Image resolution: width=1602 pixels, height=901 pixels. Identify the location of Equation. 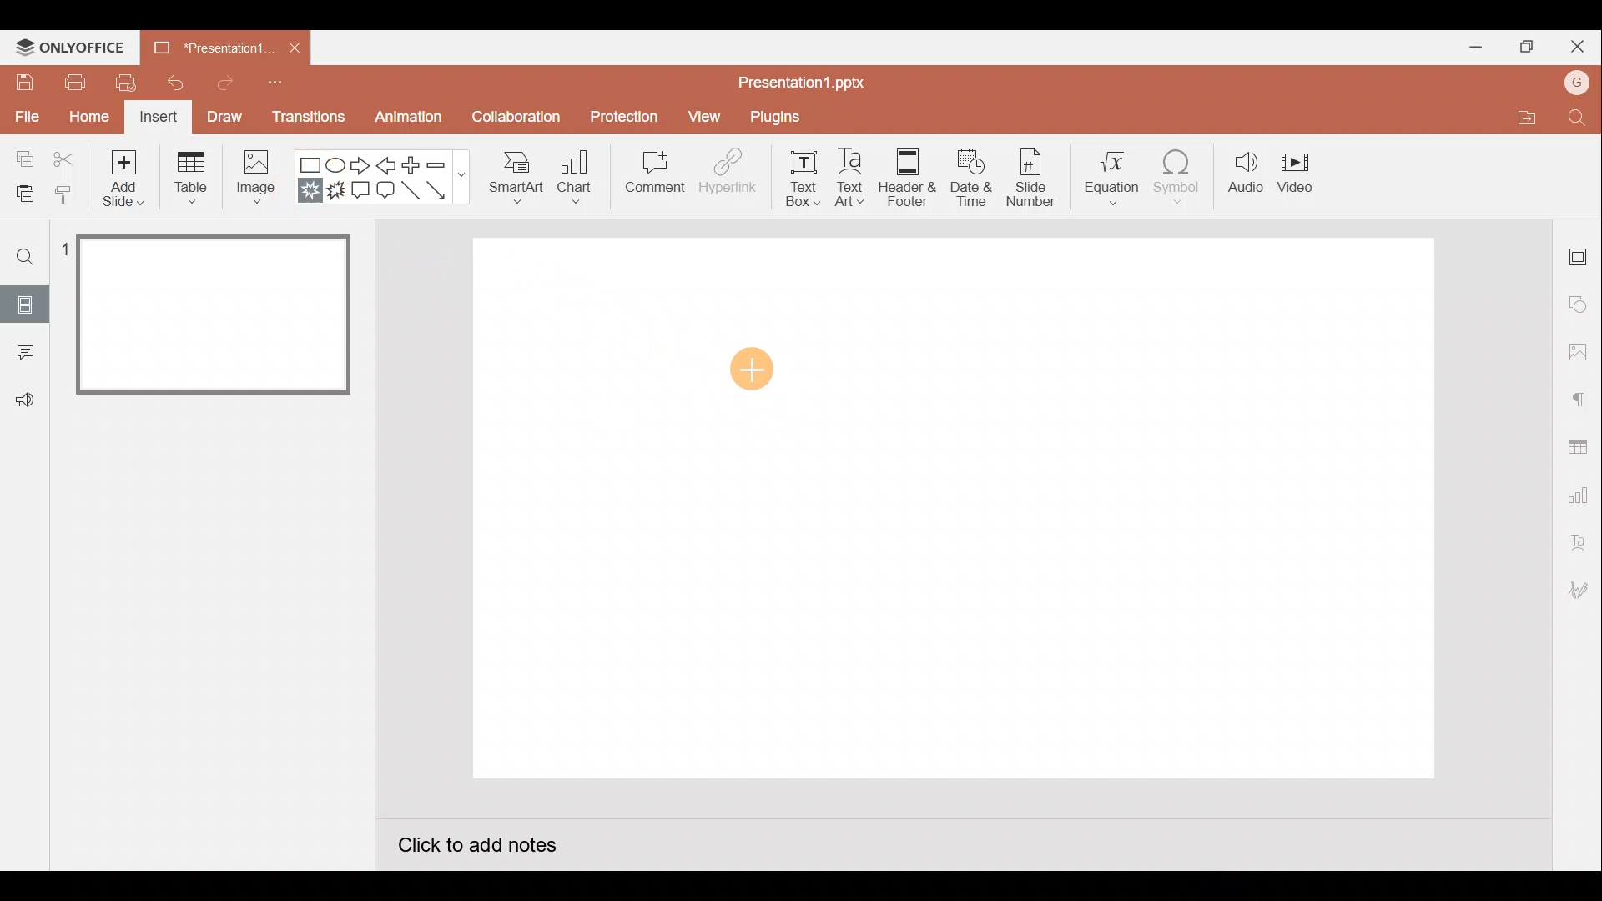
(1107, 179).